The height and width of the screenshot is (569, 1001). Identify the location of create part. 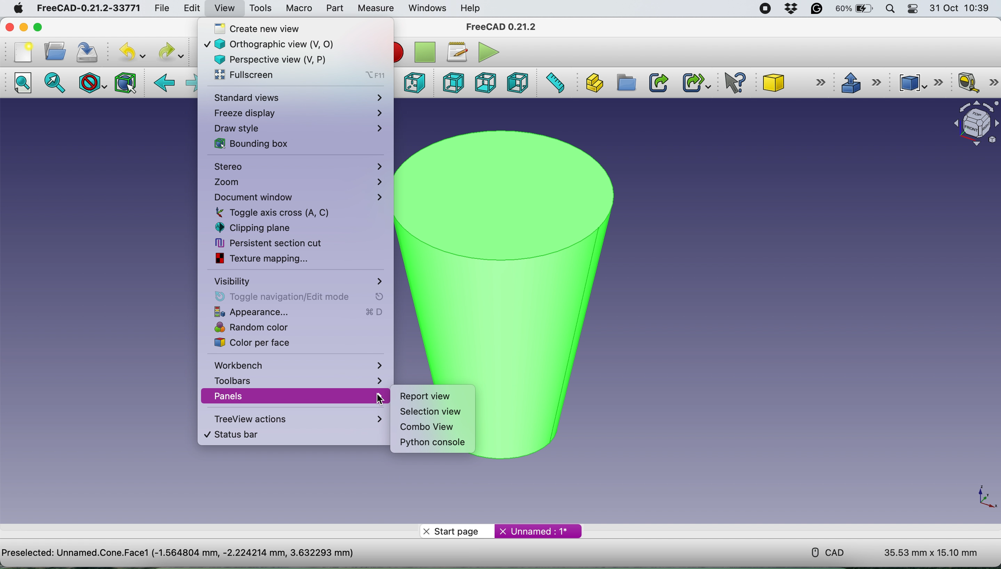
(594, 82).